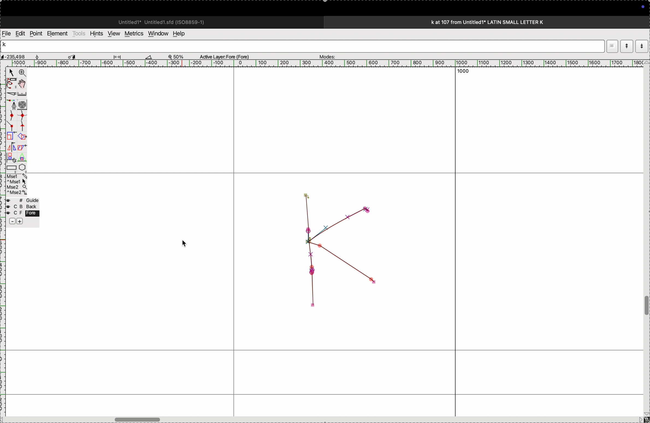 This screenshot has width=650, height=423. Describe the element at coordinates (28, 104) in the screenshot. I see `cirlcels` at that location.